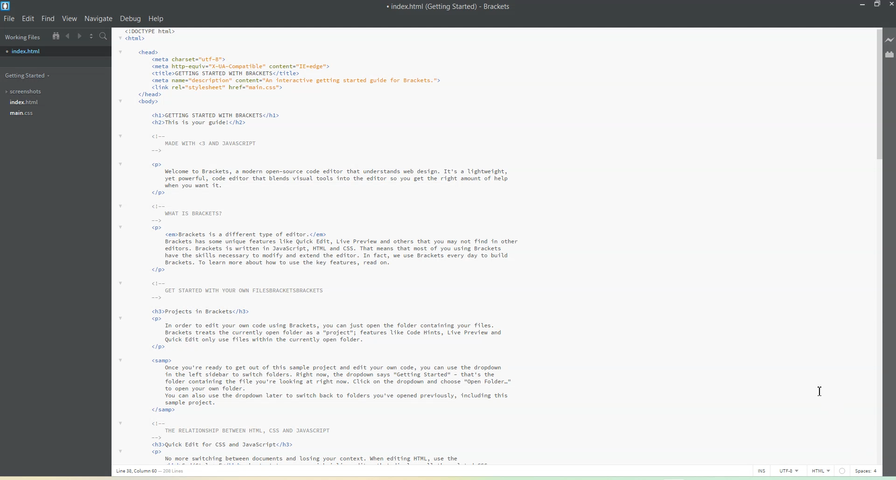  I want to click on Find in Files, so click(104, 36).